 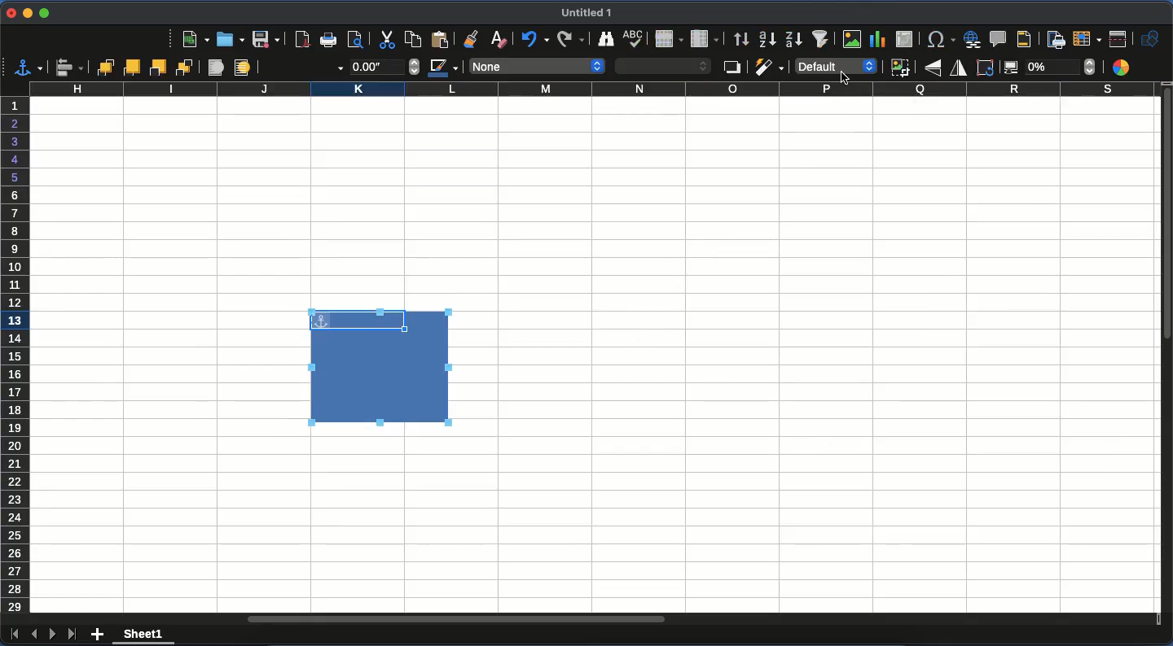 What do you see at coordinates (42, 14) in the screenshot?
I see `maximize` at bounding box center [42, 14].